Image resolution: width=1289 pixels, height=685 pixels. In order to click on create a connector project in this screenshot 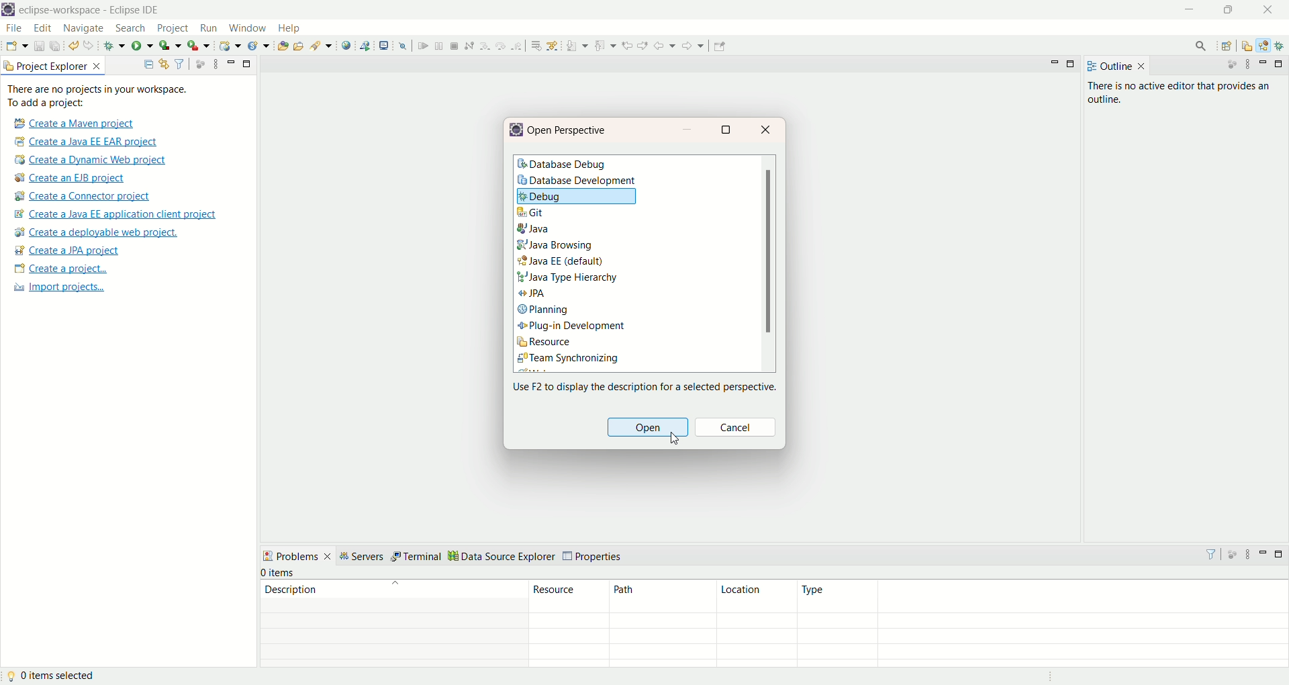, I will do `click(83, 198)`.